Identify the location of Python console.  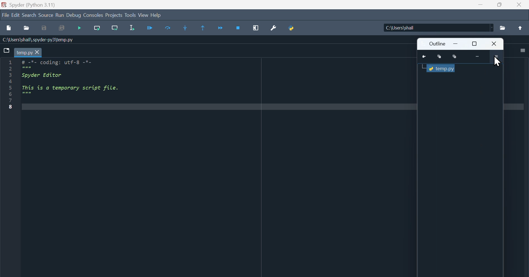
(442, 68).